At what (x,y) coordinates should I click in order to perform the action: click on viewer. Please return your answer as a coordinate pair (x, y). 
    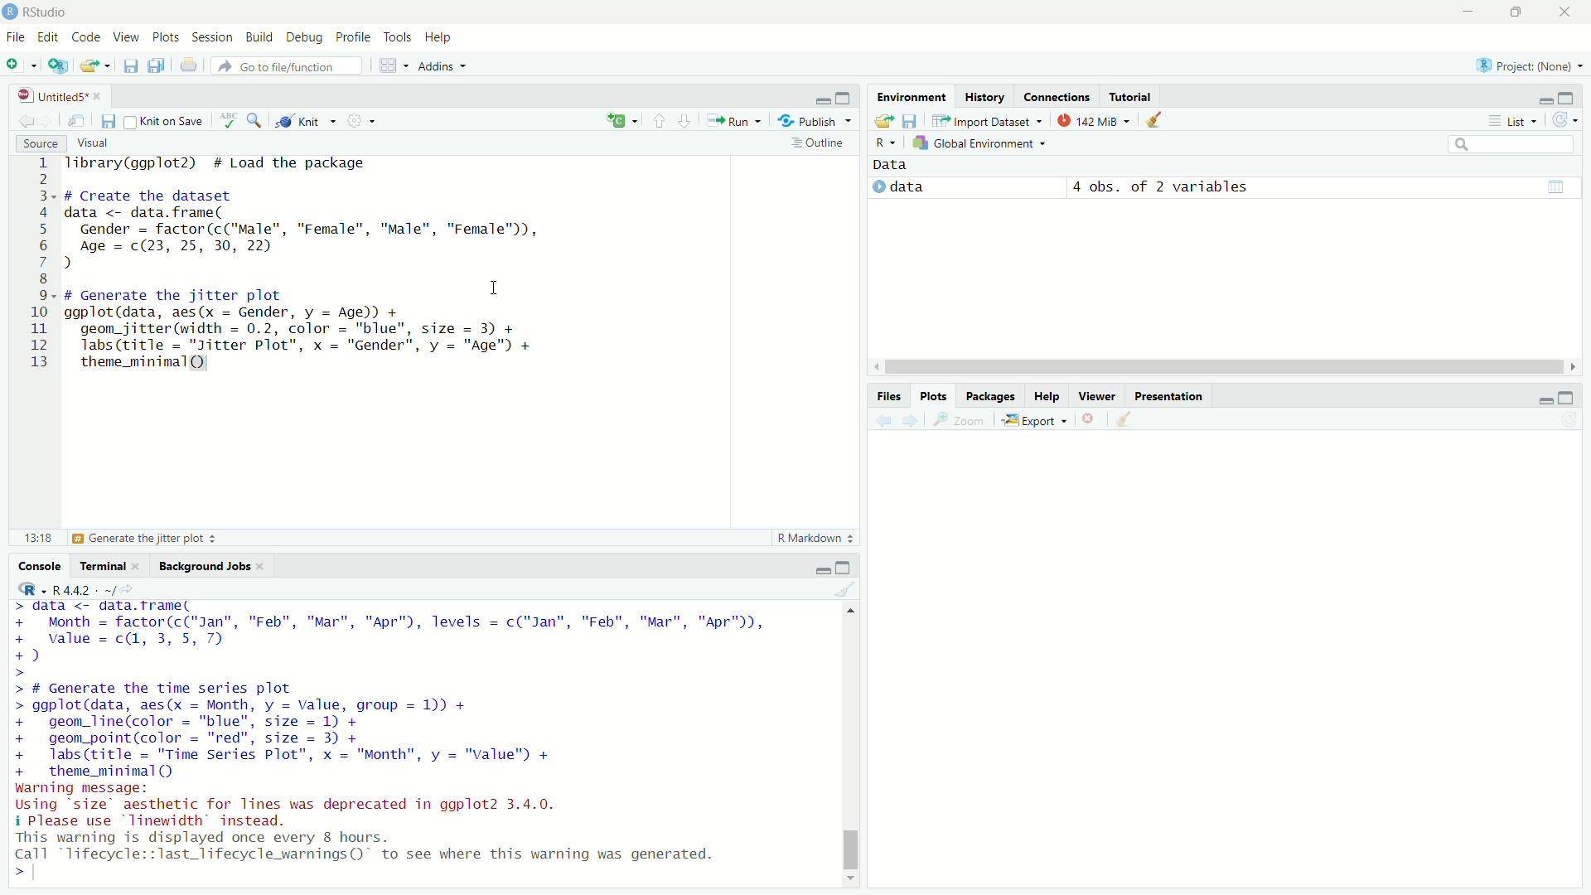
    Looking at the image, I should click on (1095, 398).